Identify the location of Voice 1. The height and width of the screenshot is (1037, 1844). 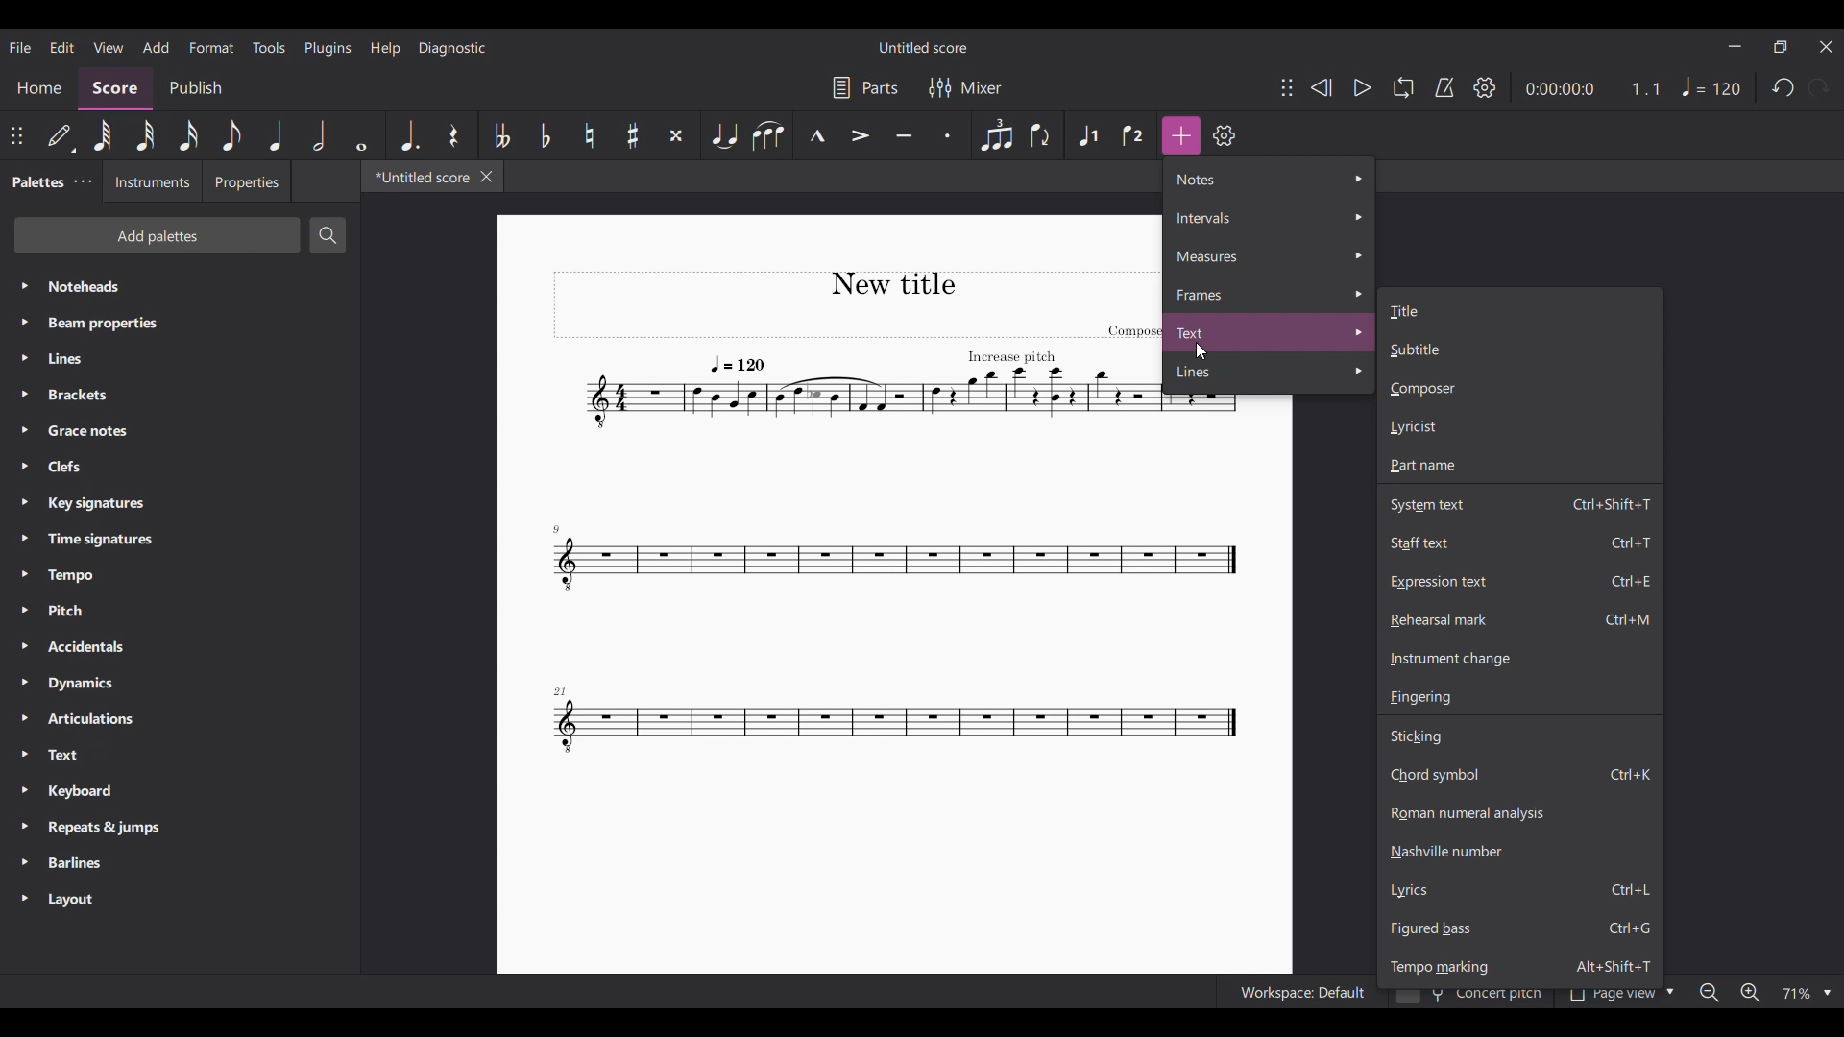
(1089, 136).